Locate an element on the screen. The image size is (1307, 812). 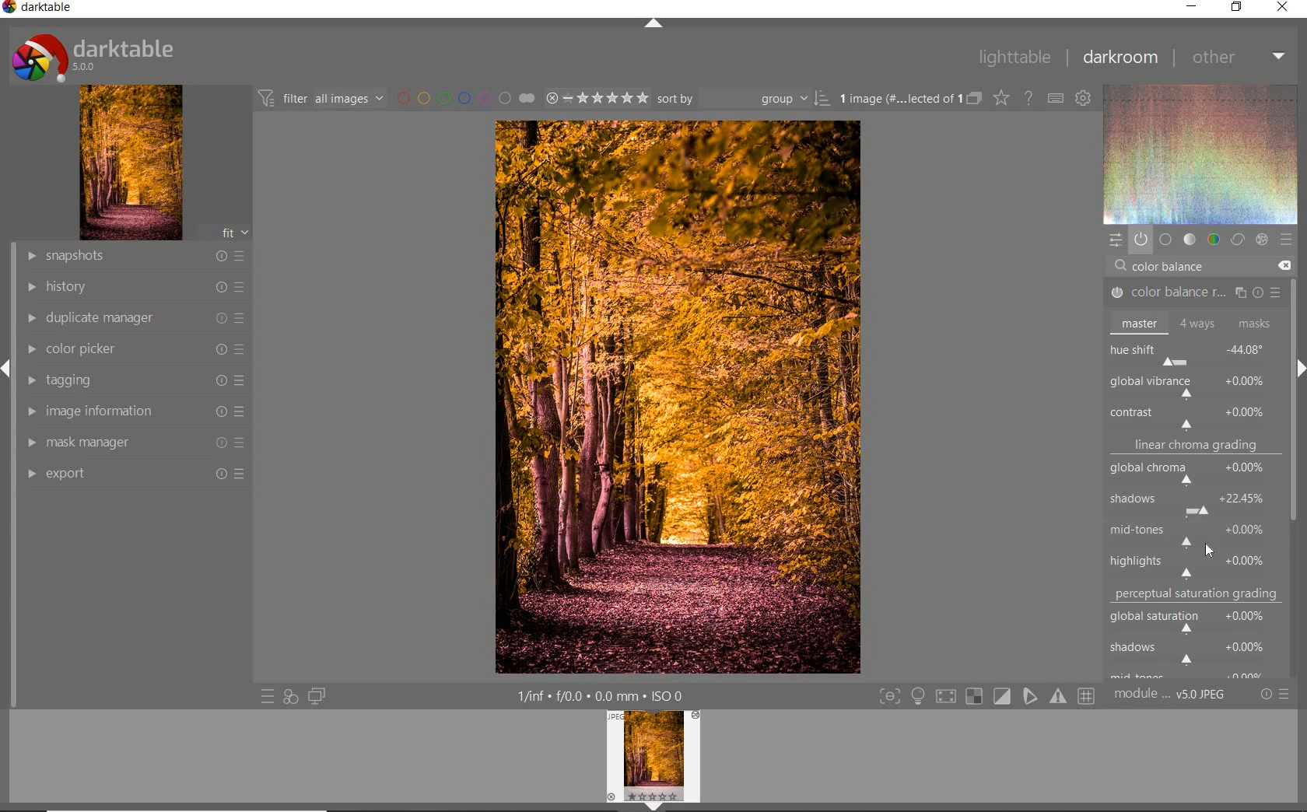
change type of overlay is located at coordinates (1000, 100).